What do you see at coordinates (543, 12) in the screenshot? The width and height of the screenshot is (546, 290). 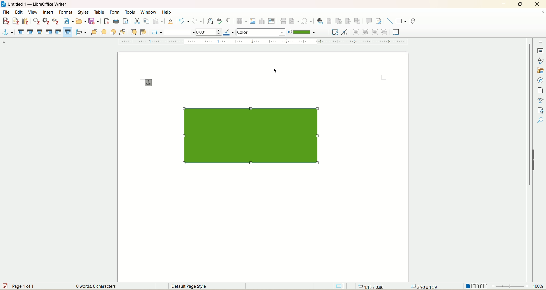 I see `close` at bounding box center [543, 12].